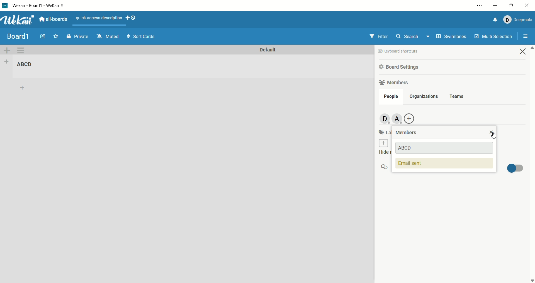  I want to click on add swimlane, so click(7, 51).